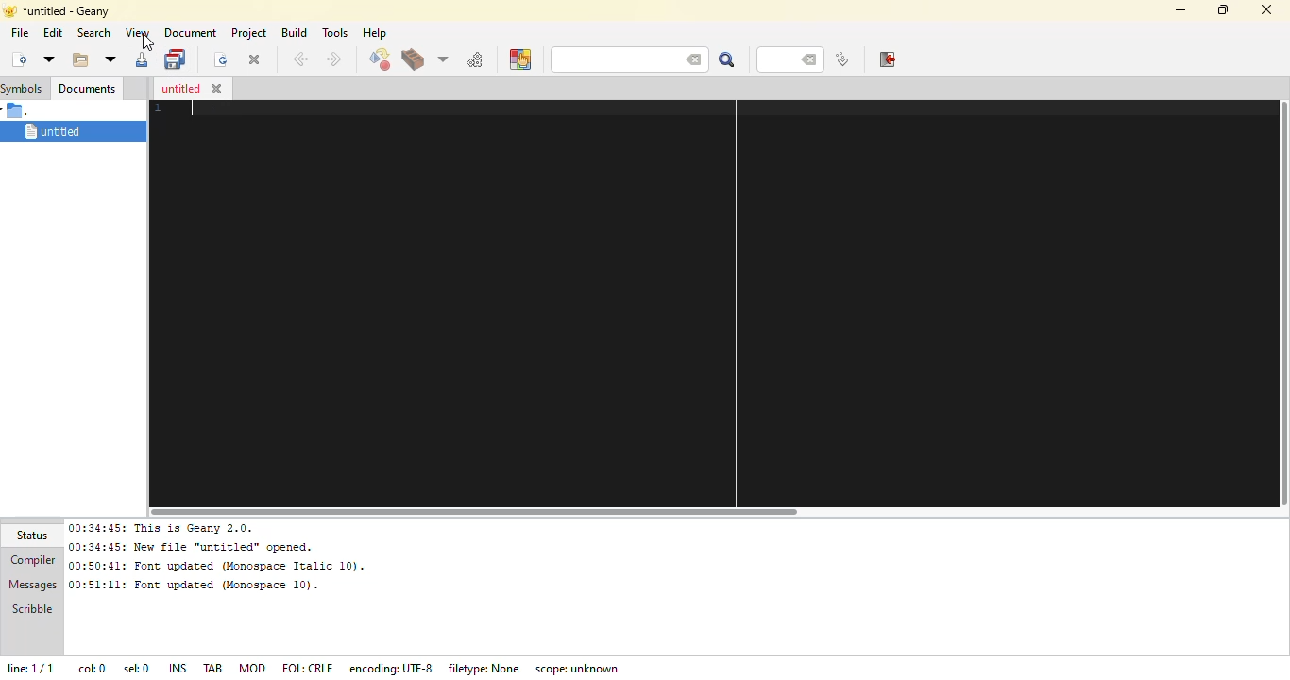  Describe the element at coordinates (86, 87) in the screenshot. I see `documents` at that location.